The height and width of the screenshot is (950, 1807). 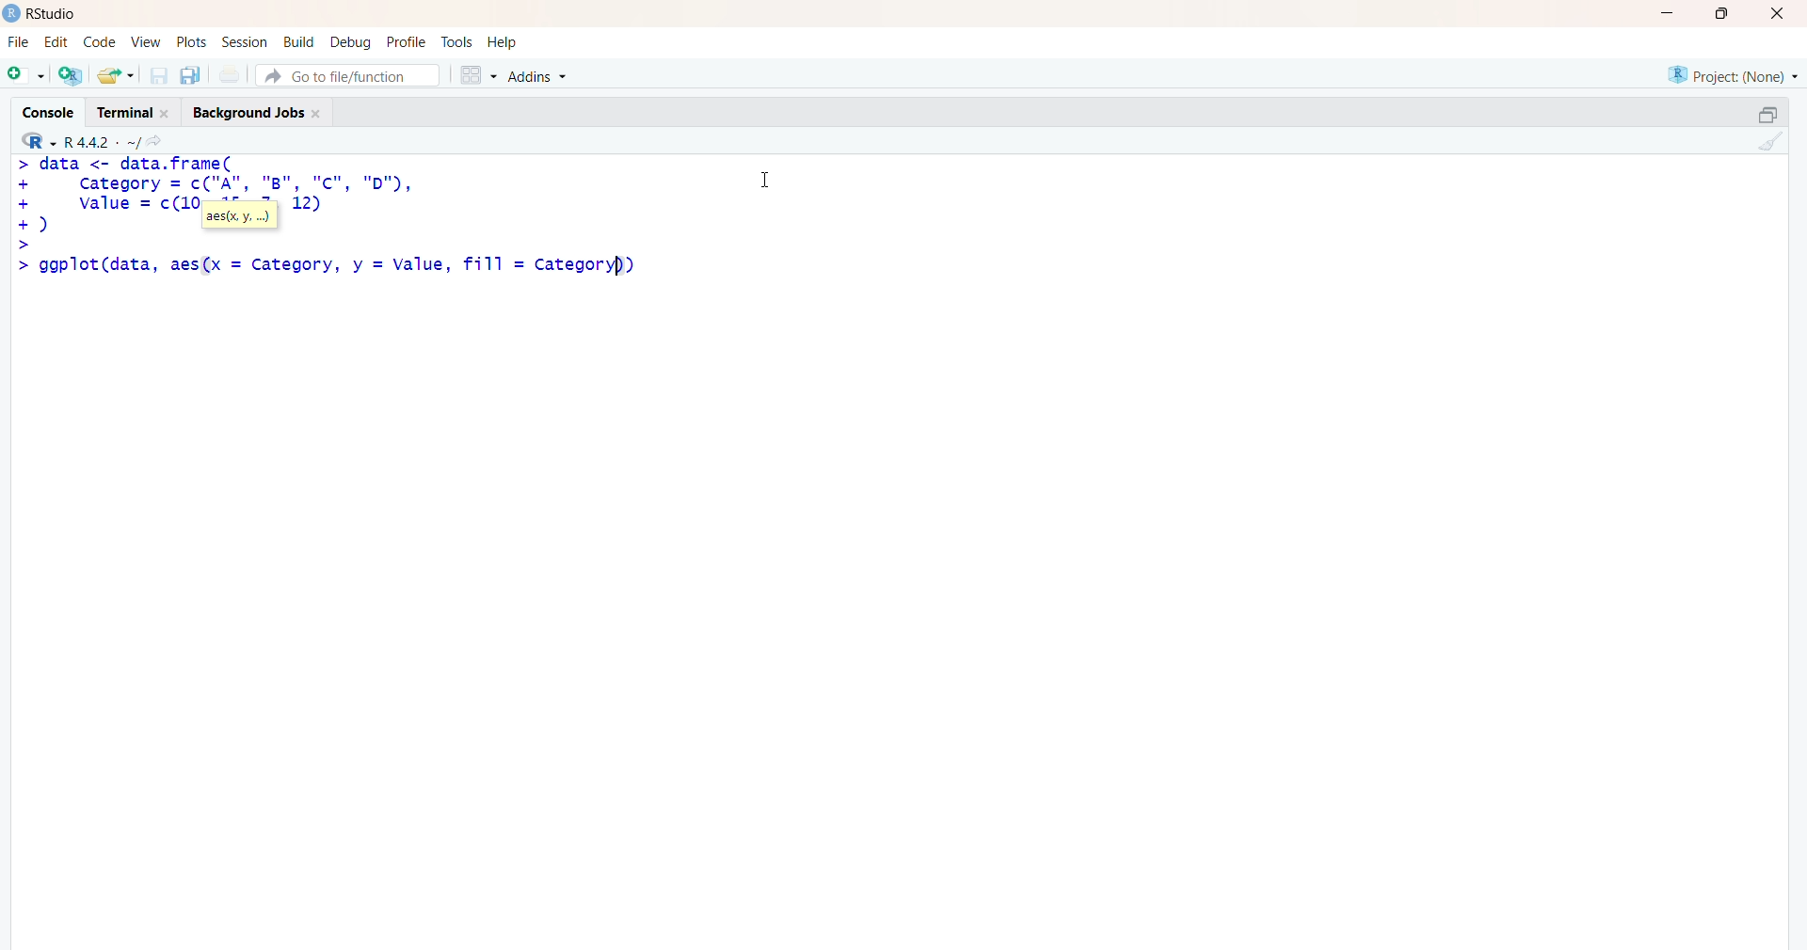 What do you see at coordinates (477, 74) in the screenshot?
I see `grid view` at bounding box center [477, 74].